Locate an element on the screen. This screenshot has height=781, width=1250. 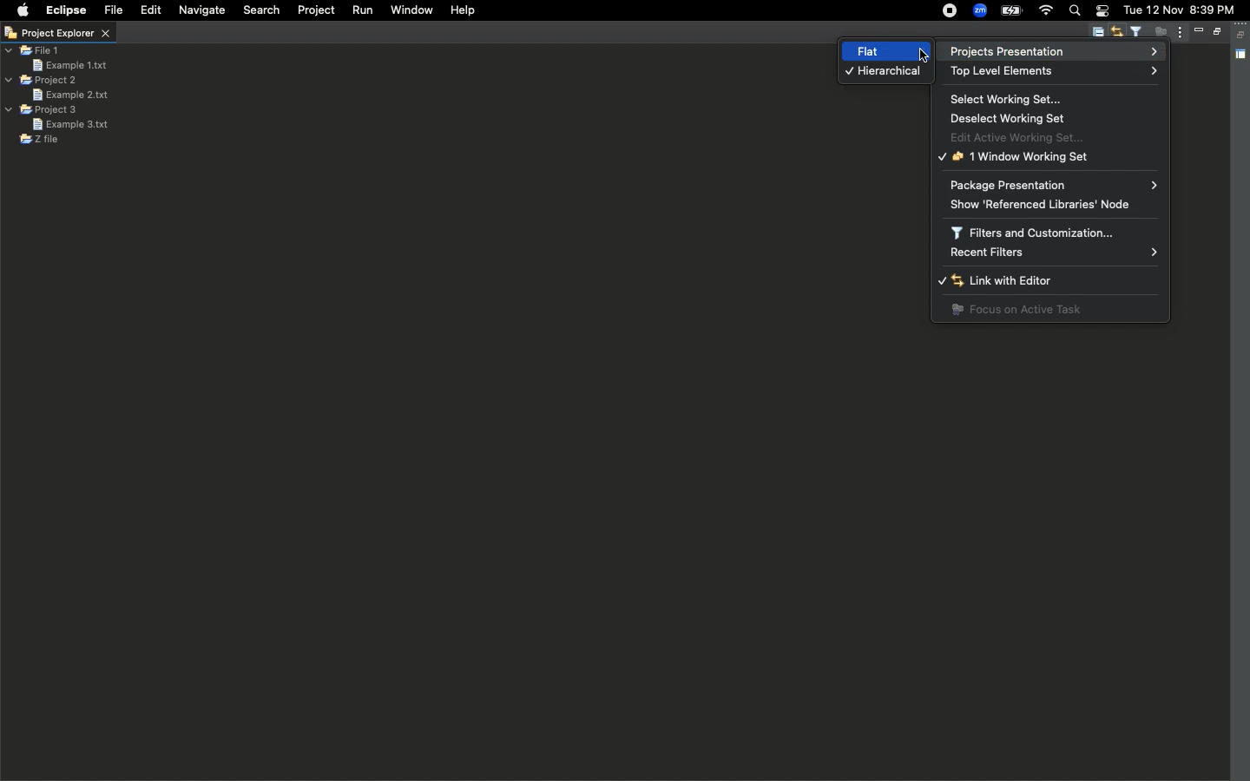
Link with editor is located at coordinates (1024, 282).